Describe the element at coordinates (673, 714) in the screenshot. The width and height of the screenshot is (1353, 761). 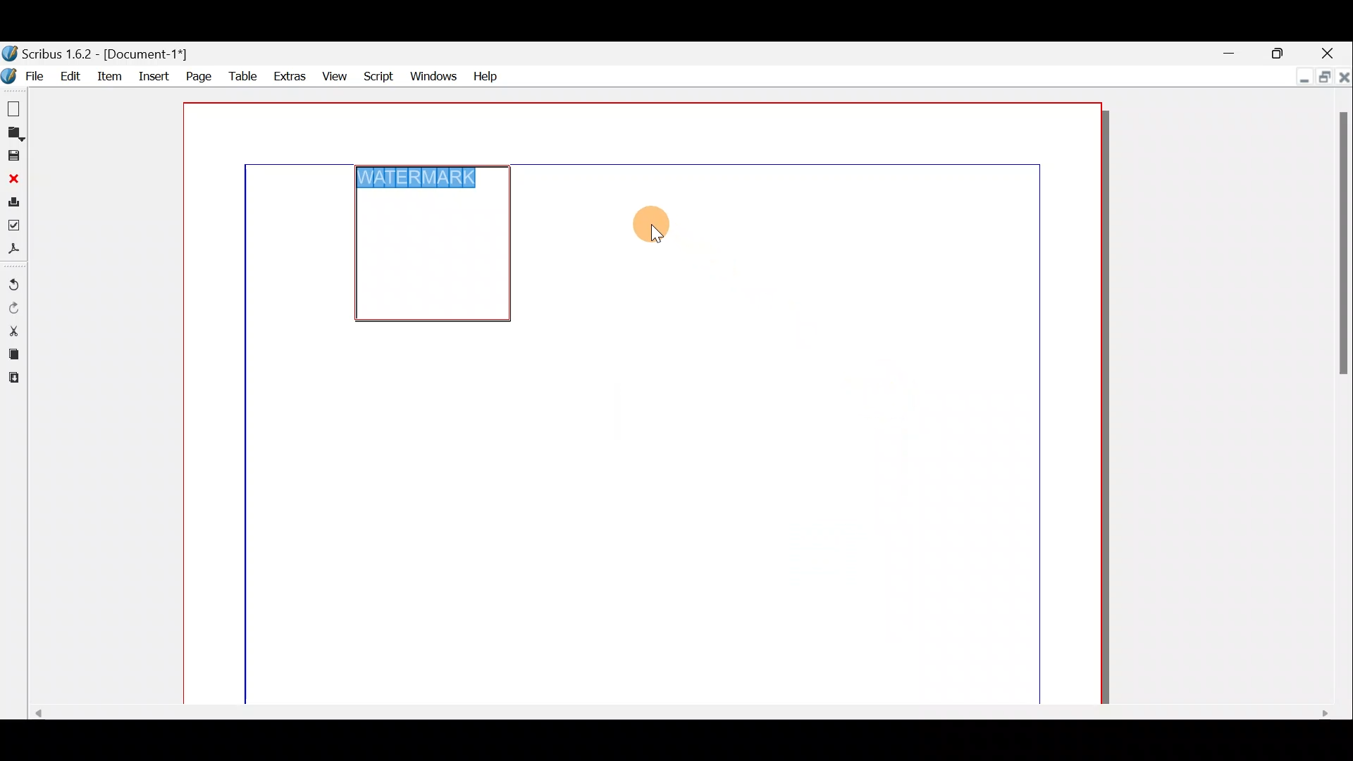
I see `Scroll bar` at that location.